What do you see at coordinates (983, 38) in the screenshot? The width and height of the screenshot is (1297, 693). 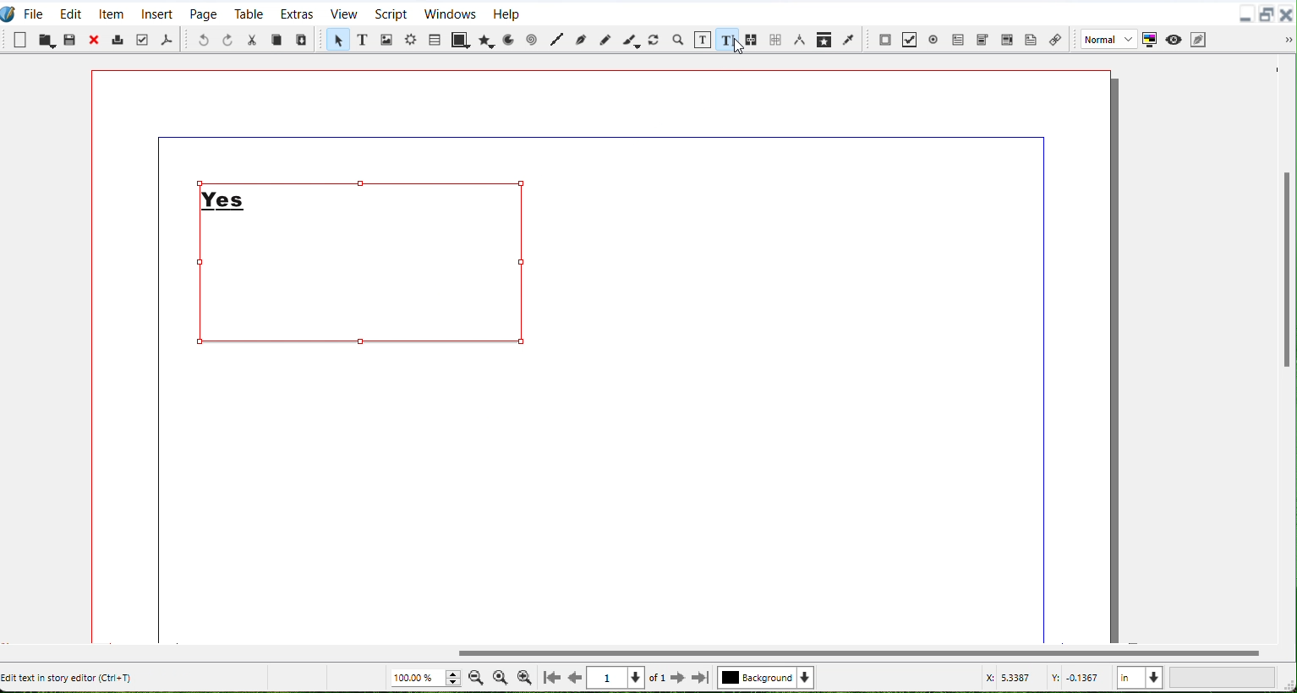 I see `PDF Combo box` at bounding box center [983, 38].